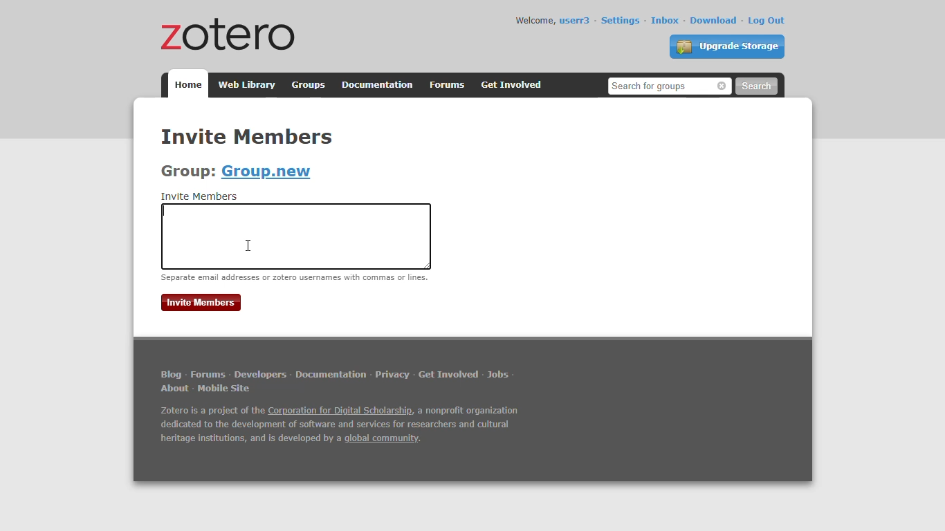 The width and height of the screenshot is (945, 531). What do you see at coordinates (248, 245) in the screenshot?
I see `cursor` at bounding box center [248, 245].